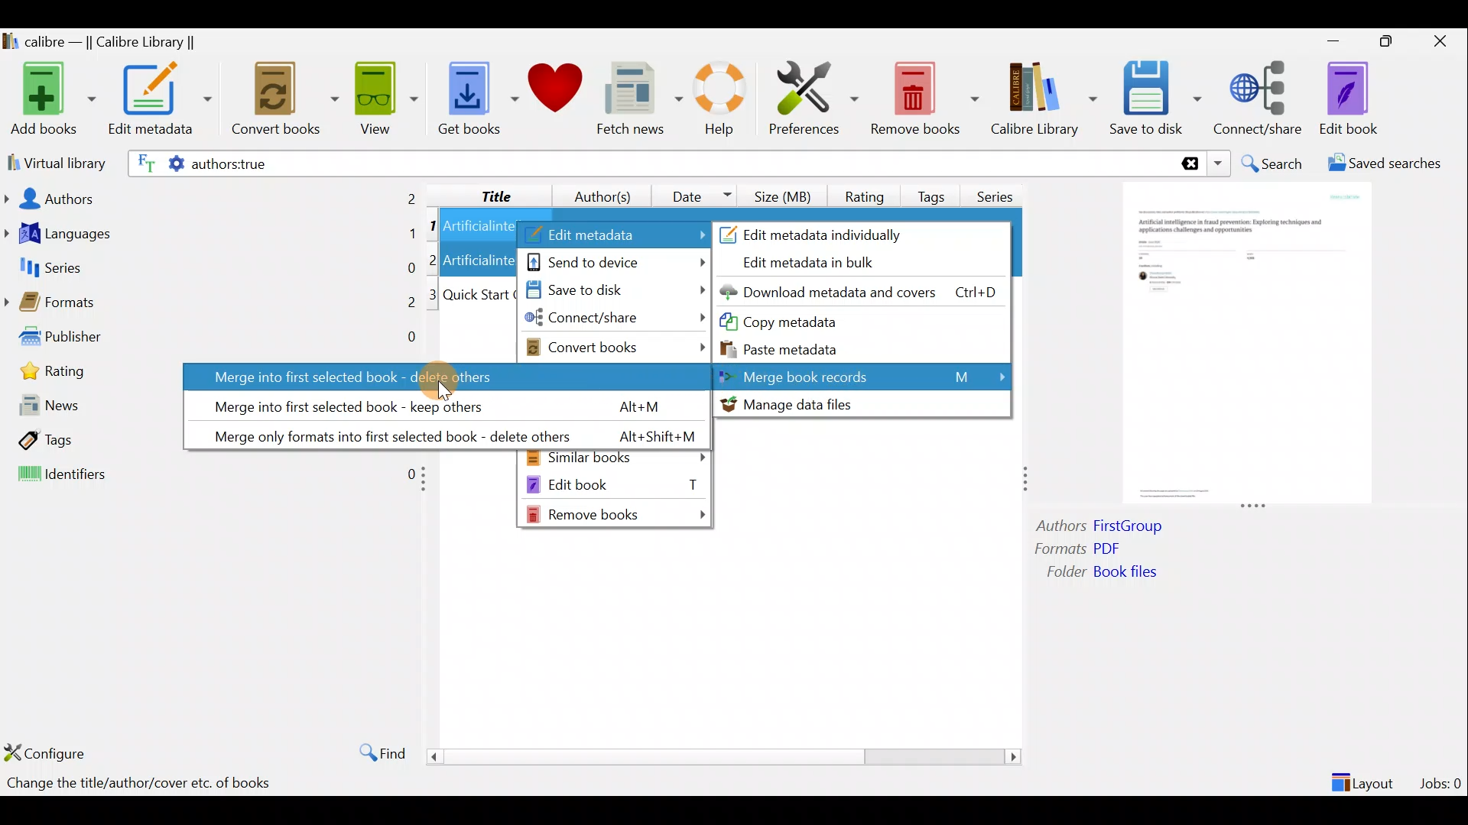 This screenshot has width=1468, height=825. Describe the element at coordinates (614, 235) in the screenshot. I see `Edit metadata` at that location.